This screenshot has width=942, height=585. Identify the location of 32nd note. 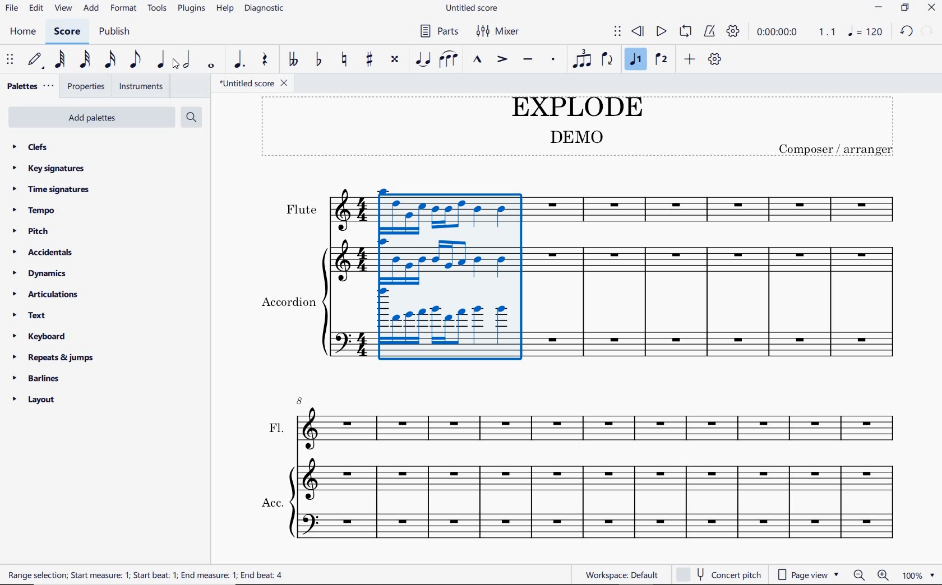
(85, 61).